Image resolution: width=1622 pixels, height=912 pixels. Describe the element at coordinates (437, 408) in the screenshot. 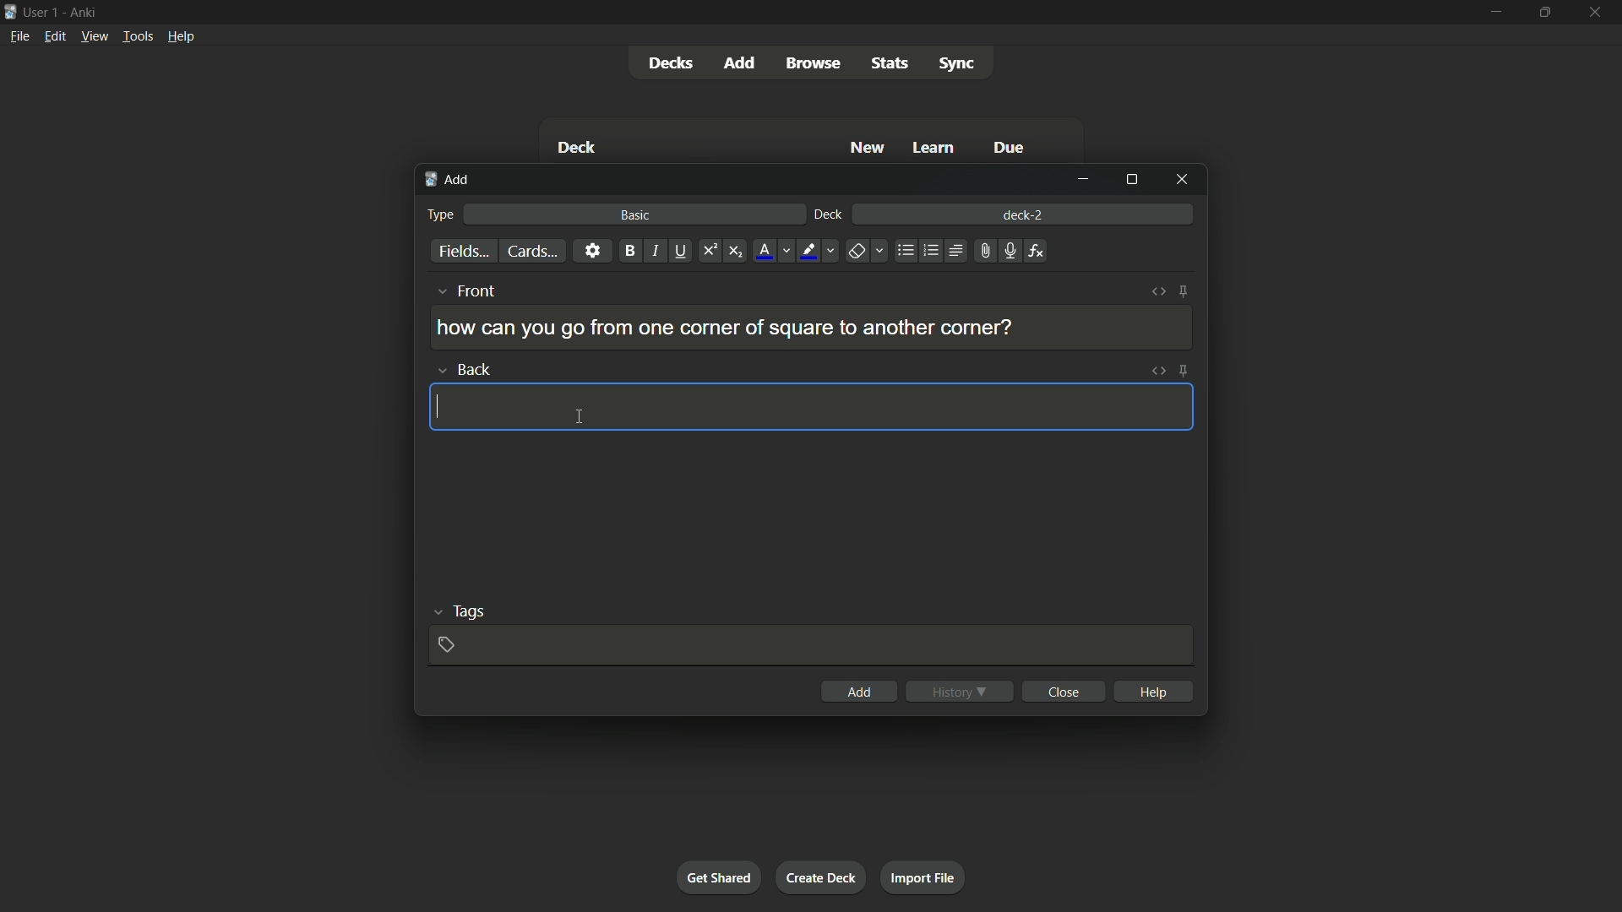

I see `cursor` at that location.